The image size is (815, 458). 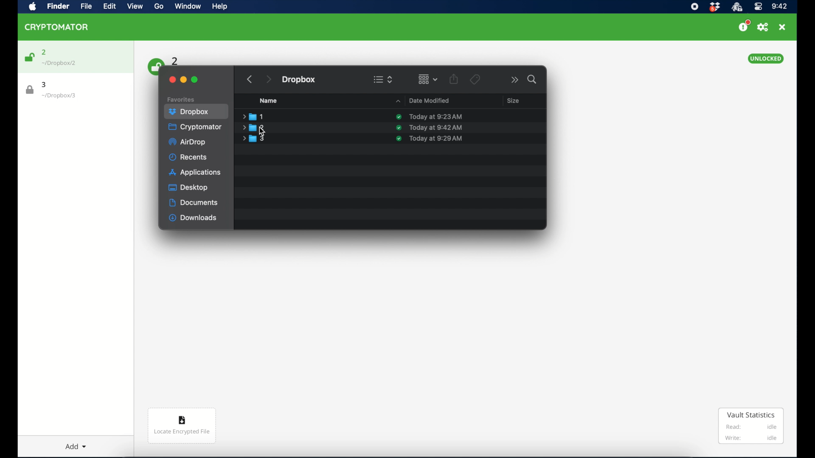 I want to click on unlock  icon, so click(x=29, y=57).